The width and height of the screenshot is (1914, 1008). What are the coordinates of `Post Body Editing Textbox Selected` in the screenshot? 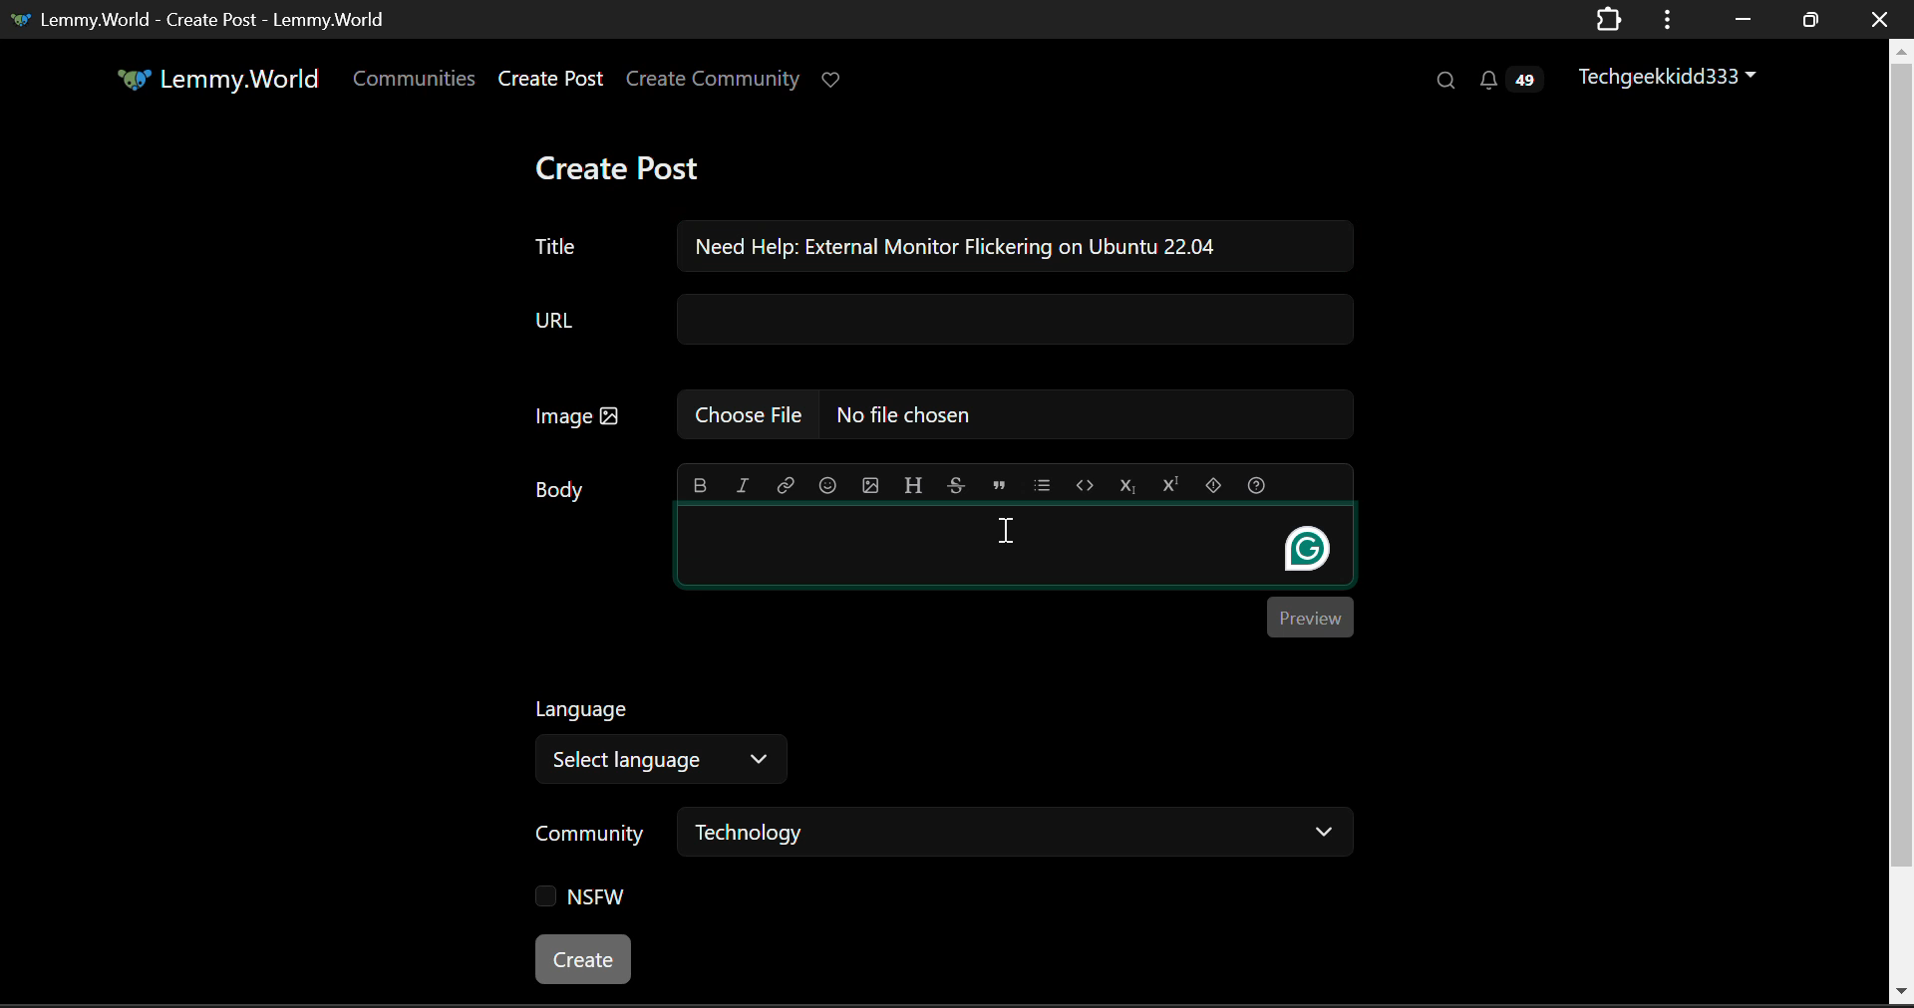 It's located at (1013, 548).